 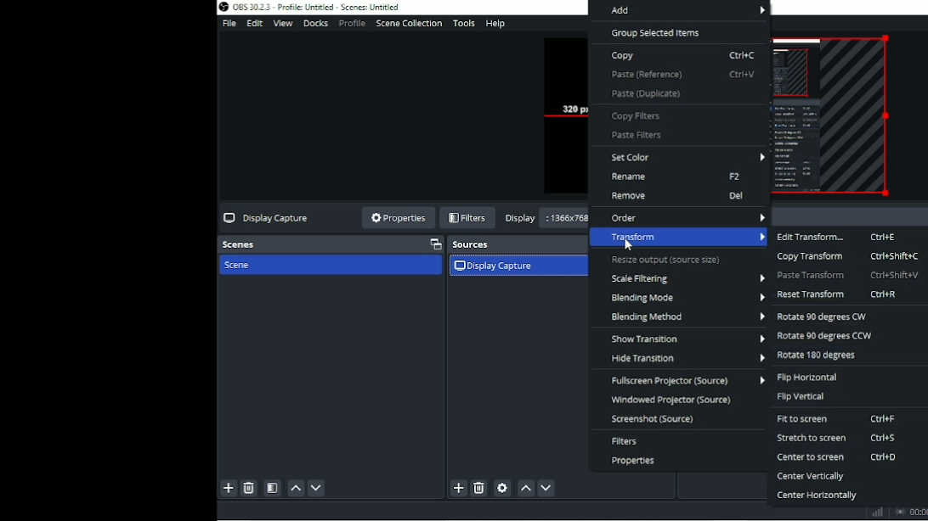 What do you see at coordinates (812, 477) in the screenshot?
I see `Center vertically` at bounding box center [812, 477].